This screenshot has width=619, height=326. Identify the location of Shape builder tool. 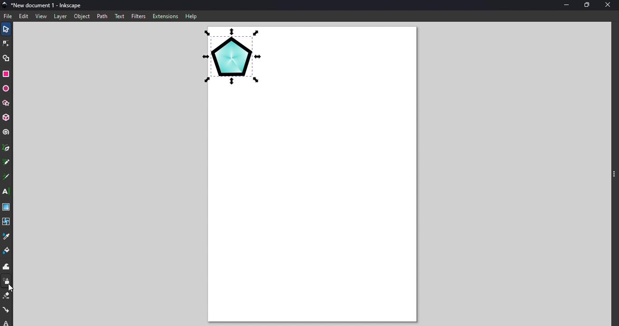
(6, 58).